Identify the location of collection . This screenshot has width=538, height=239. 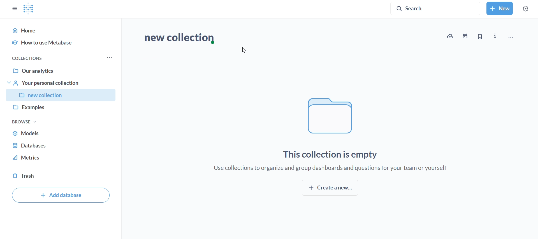
(61, 95).